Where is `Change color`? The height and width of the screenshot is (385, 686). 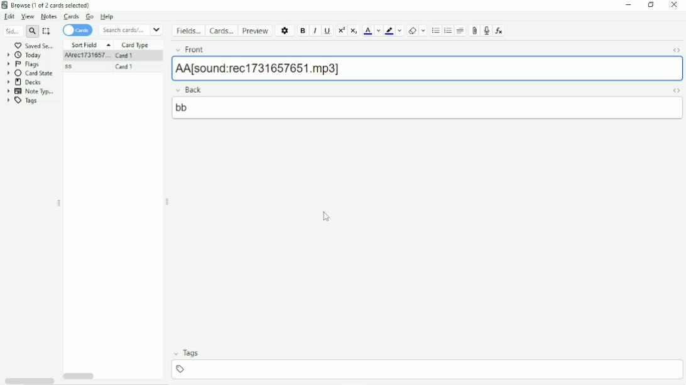
Change color is located at coordinates (379, 30).